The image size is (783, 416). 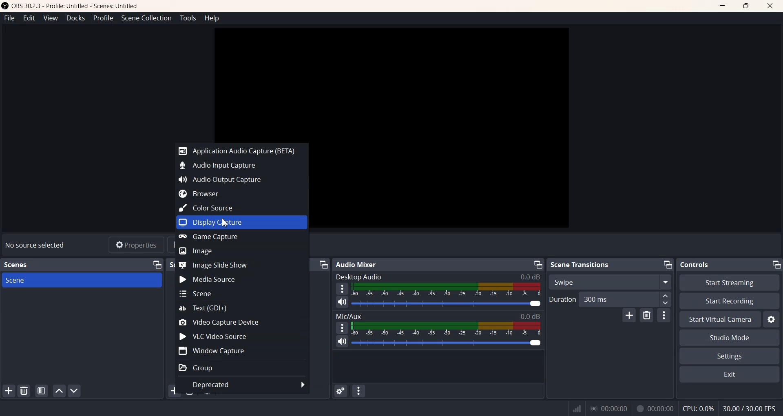 I want to click on Help, so click(x=212, y=18).